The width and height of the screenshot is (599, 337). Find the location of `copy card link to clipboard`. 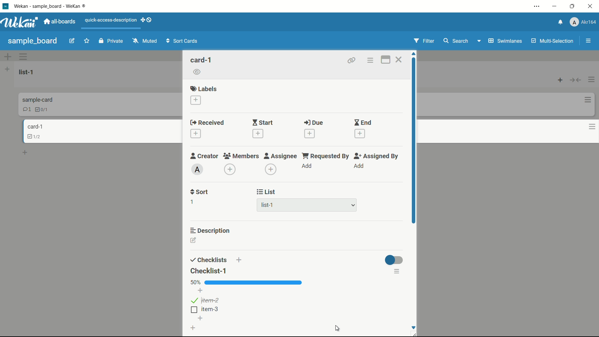

copy card link to clipboard is located at coordinates (352, 61).